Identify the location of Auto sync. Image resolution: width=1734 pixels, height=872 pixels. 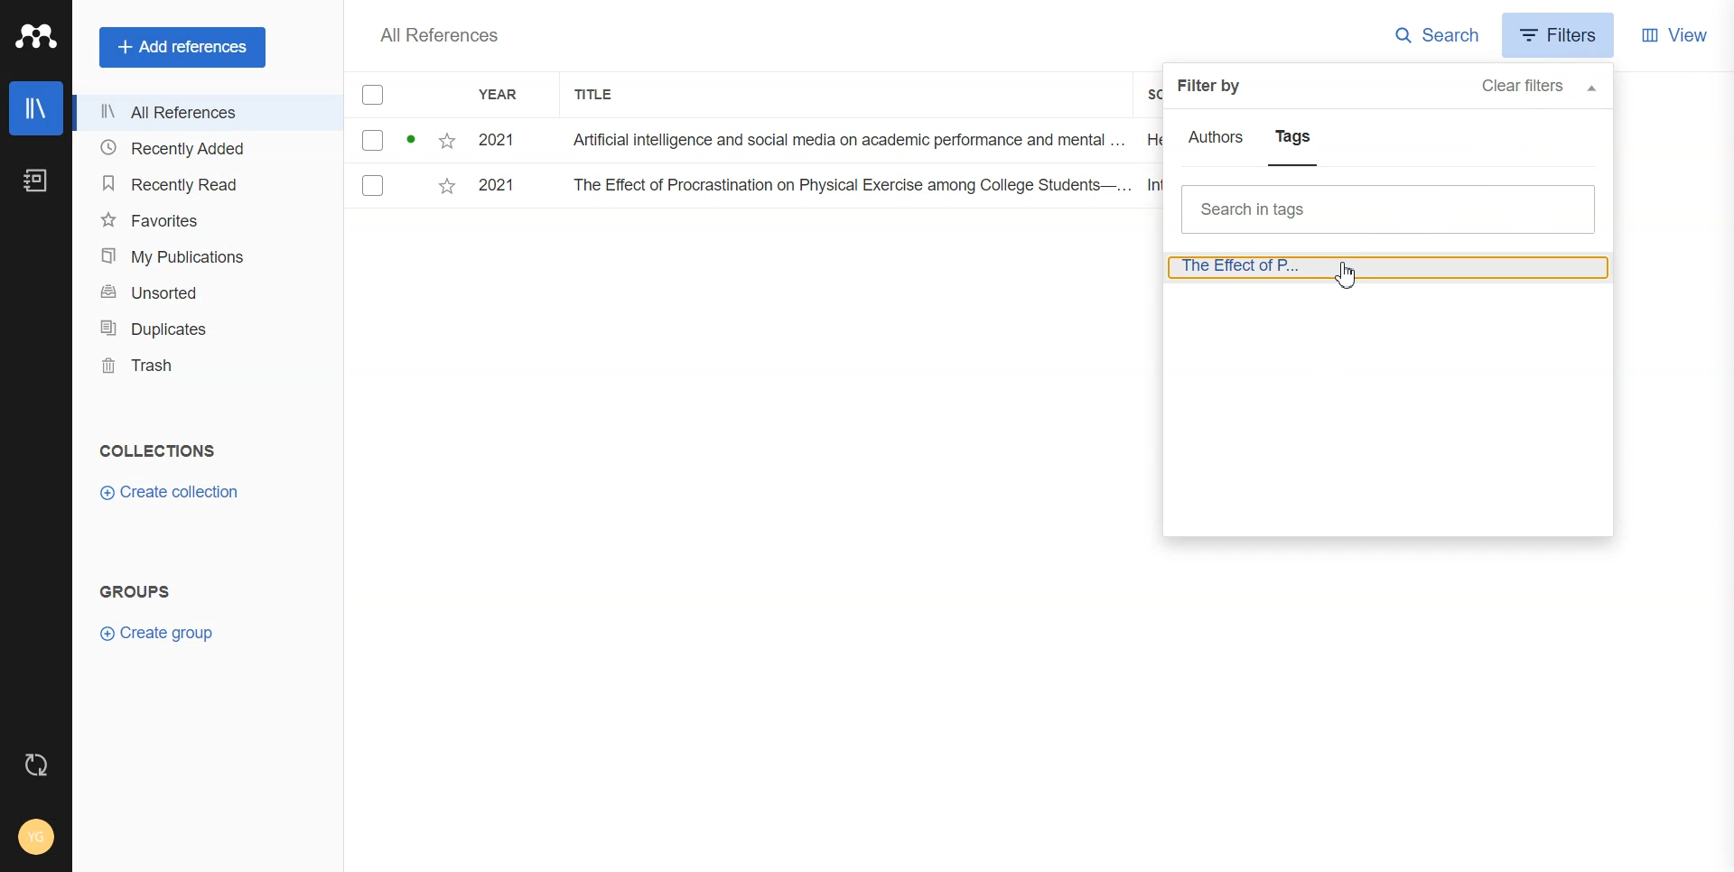
(35, 765).